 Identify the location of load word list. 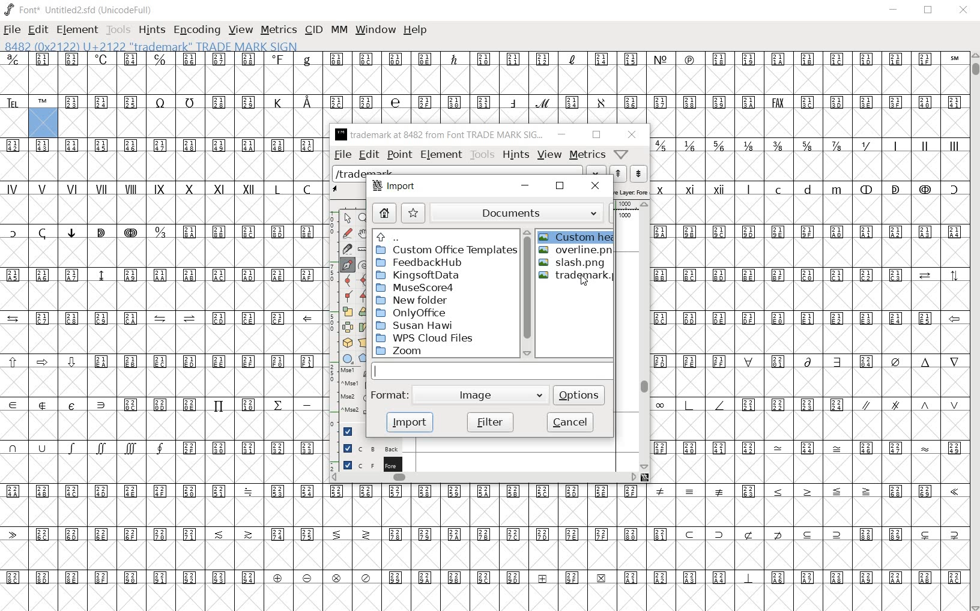
(469, 170).